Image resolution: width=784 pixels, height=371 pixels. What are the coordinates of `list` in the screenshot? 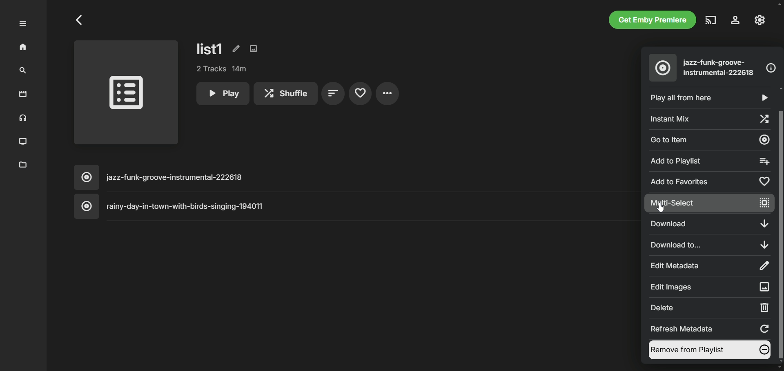 It's located at (210, 49).